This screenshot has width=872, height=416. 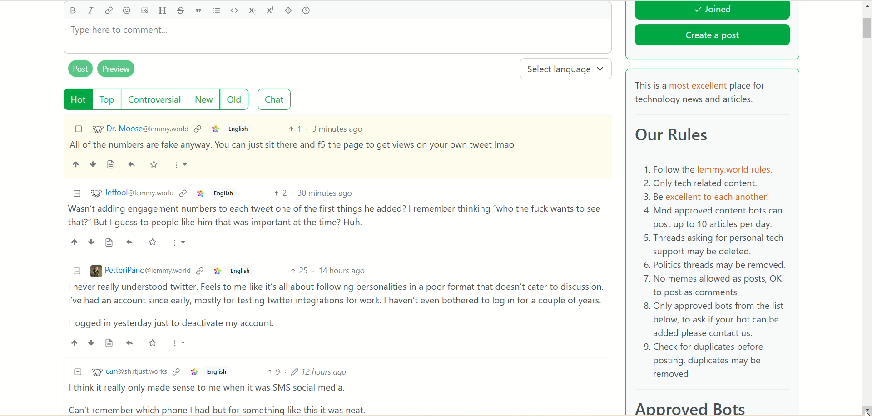 I want to click on More, so click(x=181, y=342).